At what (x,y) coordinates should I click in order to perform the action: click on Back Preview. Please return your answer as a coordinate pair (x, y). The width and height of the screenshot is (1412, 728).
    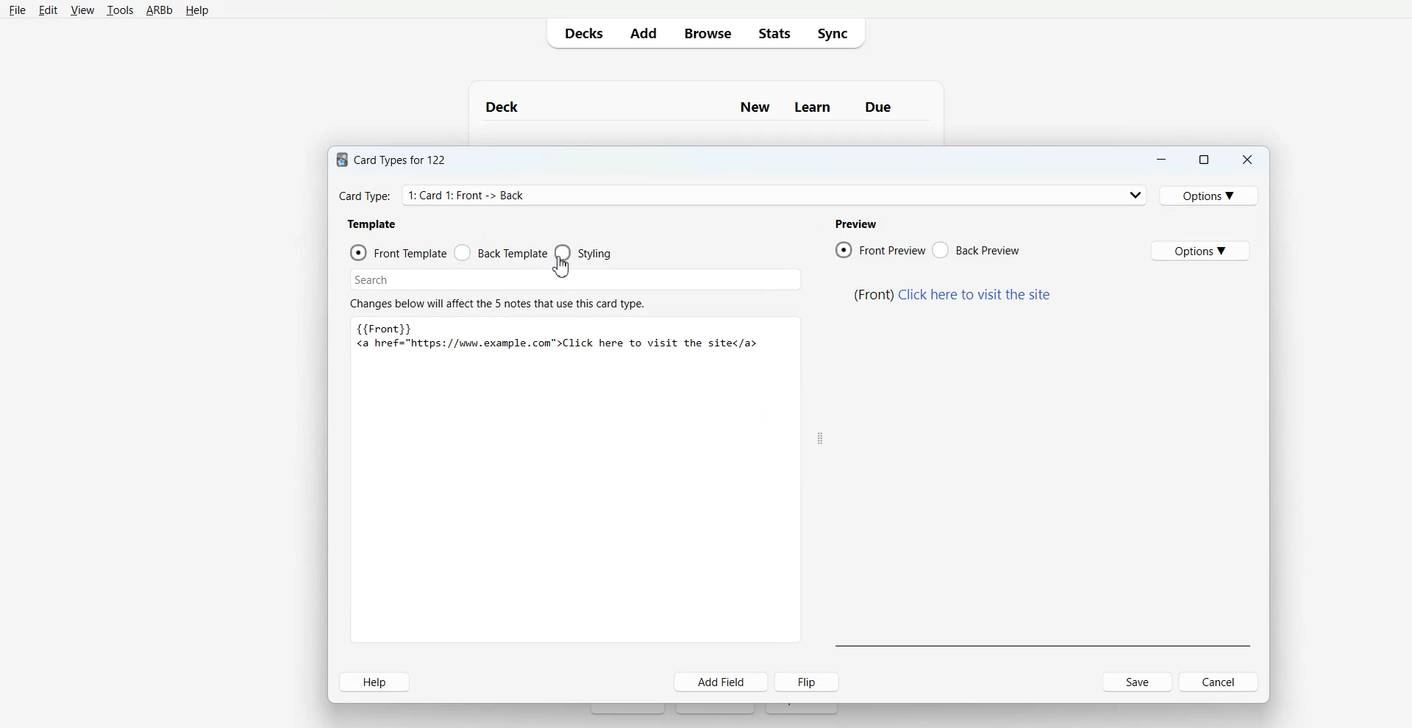
    Looking at the image, I should click on (976, 249).